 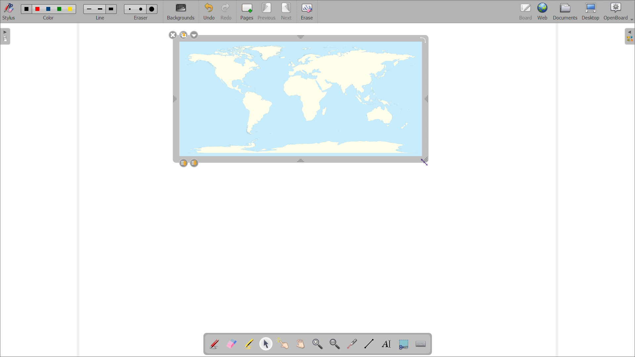 I want to click on zoom in, so click(x=318, y=344).